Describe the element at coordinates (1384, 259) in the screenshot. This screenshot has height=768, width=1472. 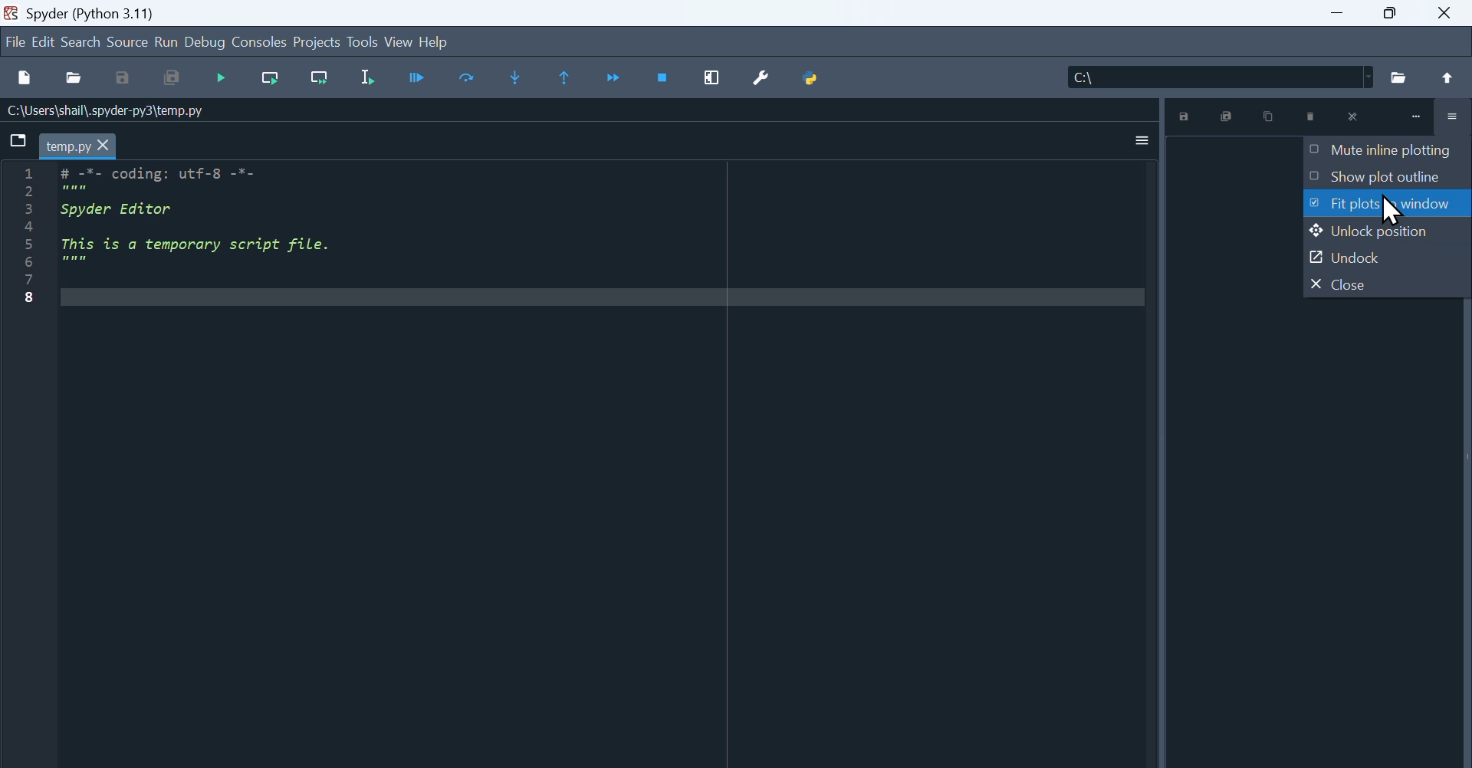
I see `Unlock` at that location.